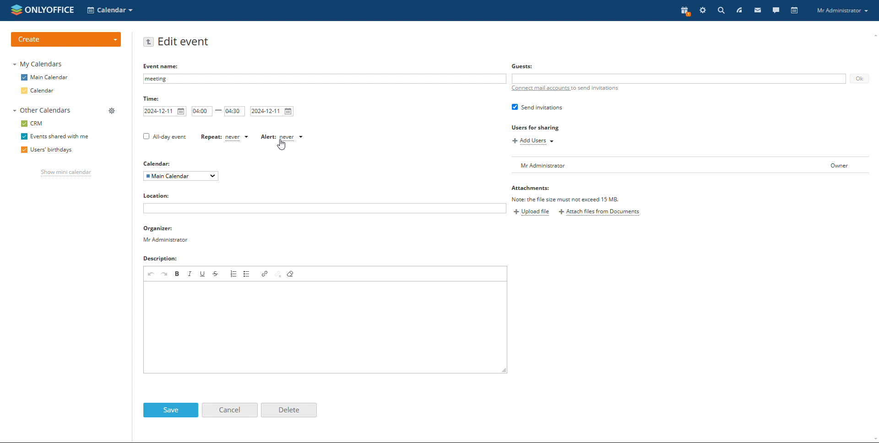  Describe the element at coordinates (692, 165) in the screenshot. I see `user list` at that location.